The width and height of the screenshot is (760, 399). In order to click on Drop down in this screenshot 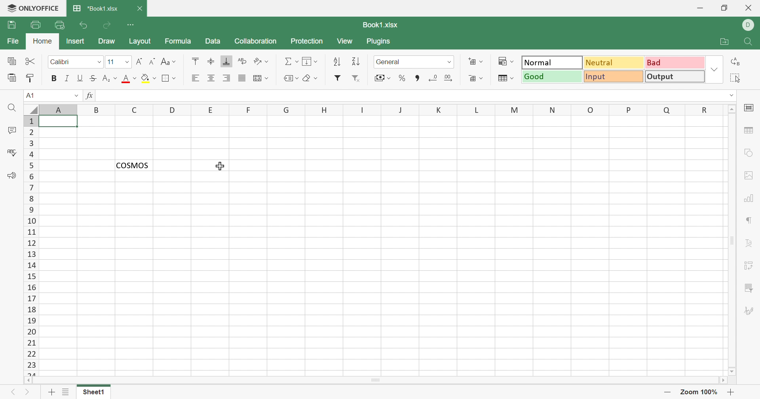, I will do `click(99, 63)`.